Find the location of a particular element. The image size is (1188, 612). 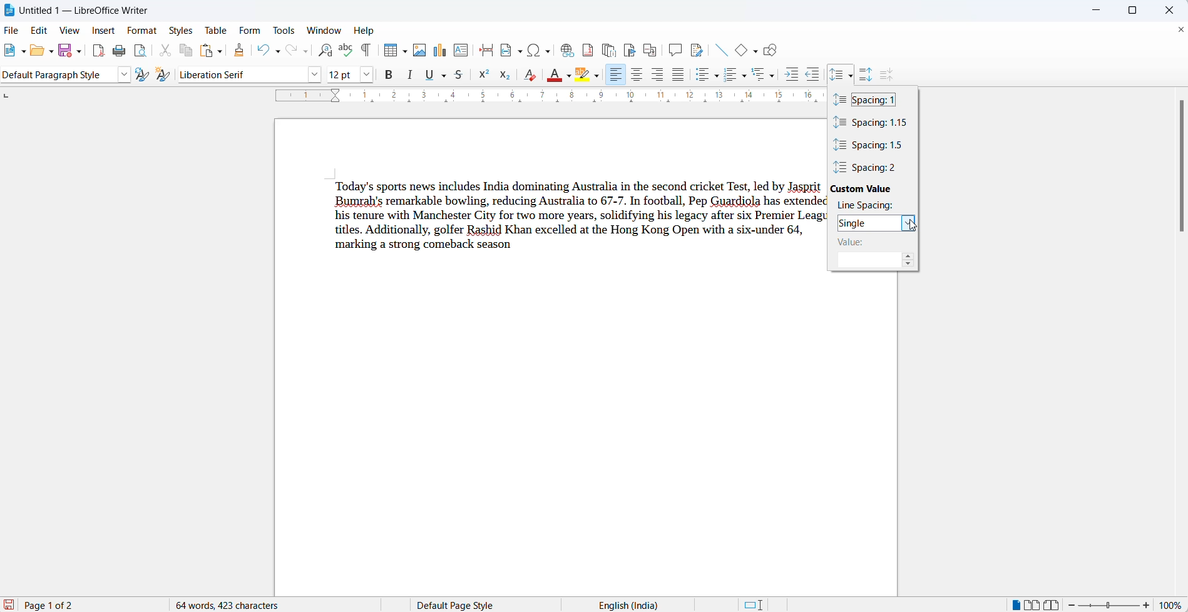

spacing value 1.15 is located at coordinates (872, 123).